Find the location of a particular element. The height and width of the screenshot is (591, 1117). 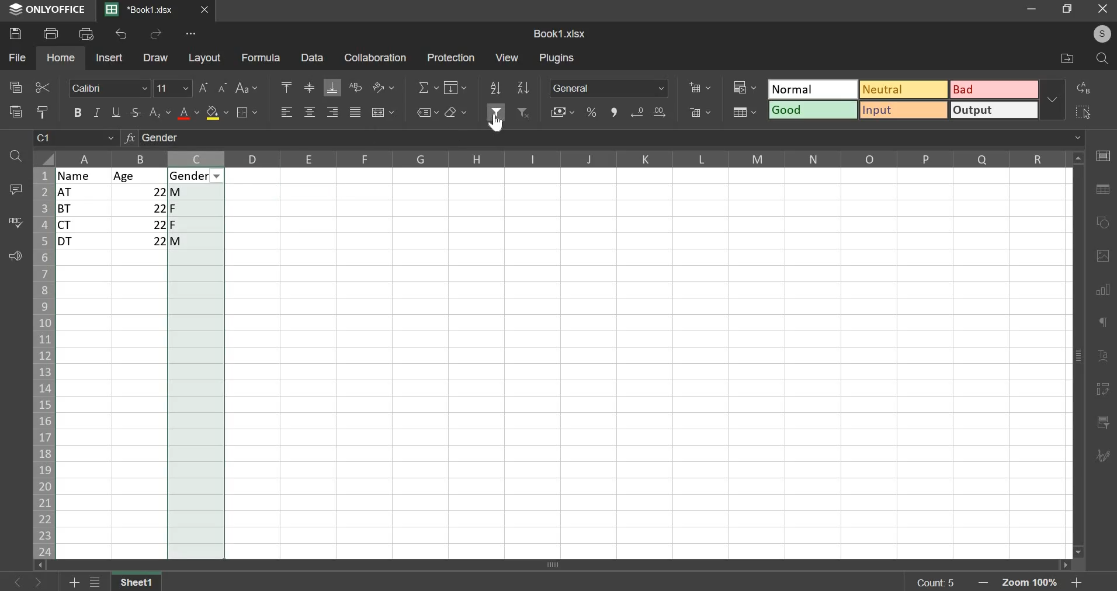

count: 5 is located at coordinates (934, 582).